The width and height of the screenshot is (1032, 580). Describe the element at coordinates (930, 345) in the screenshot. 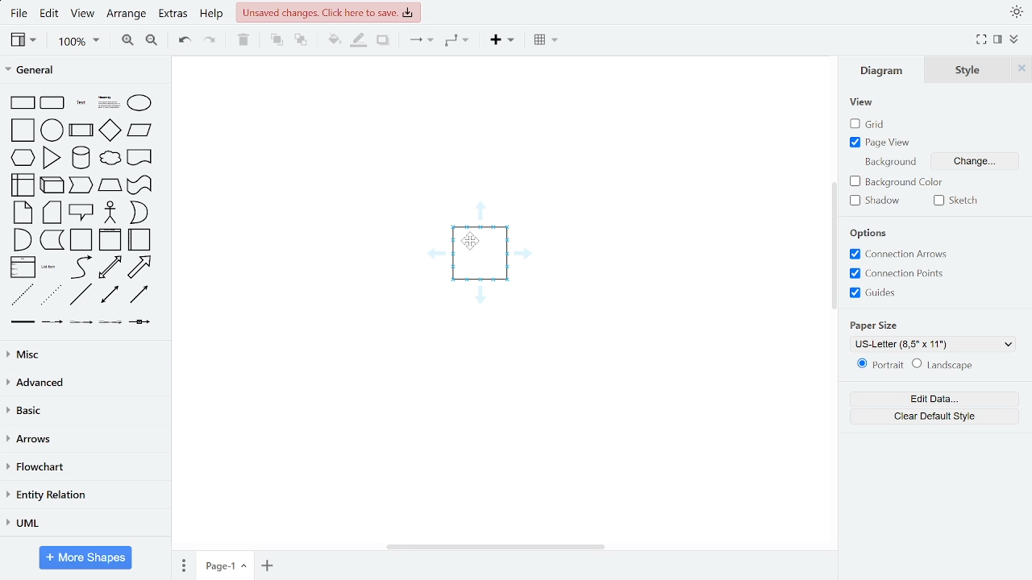

I see `US-Letter (8,5 x 11")` at that location.